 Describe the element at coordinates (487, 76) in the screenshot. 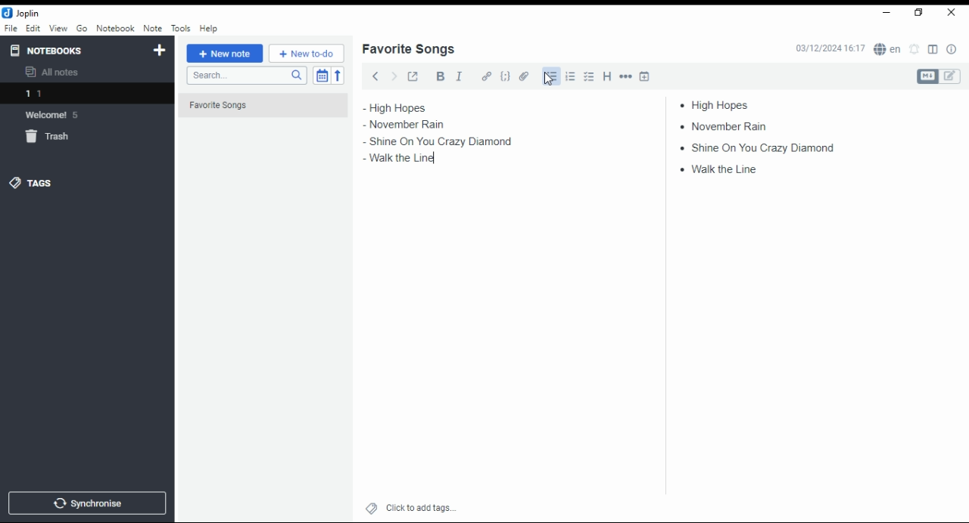

I see `hyperlink` at that location.